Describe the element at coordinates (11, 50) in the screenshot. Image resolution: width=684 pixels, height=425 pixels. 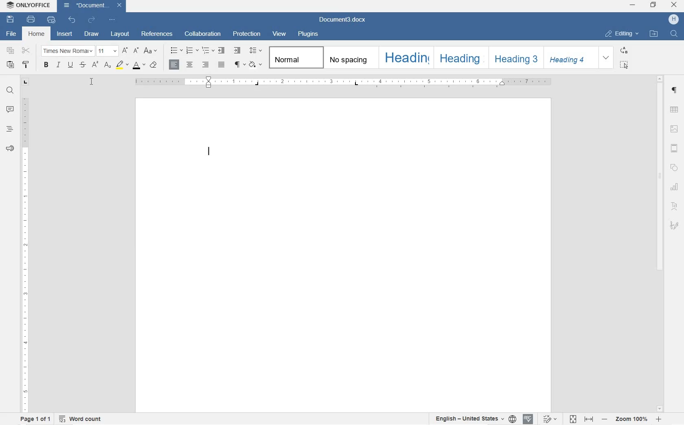
I see `COPY` at that location.